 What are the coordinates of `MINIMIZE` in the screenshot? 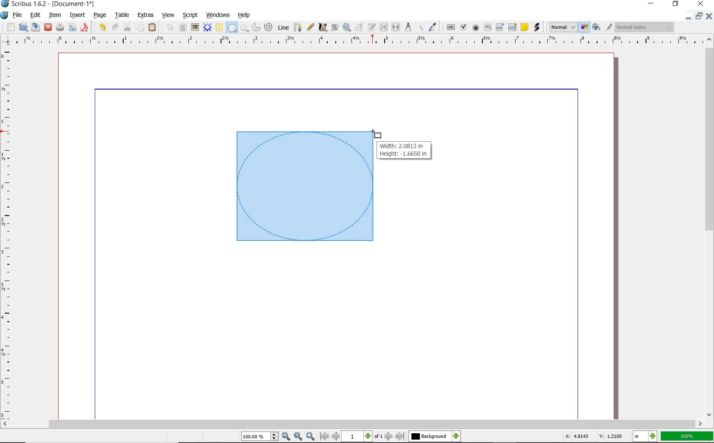 It's located at (688, 17).